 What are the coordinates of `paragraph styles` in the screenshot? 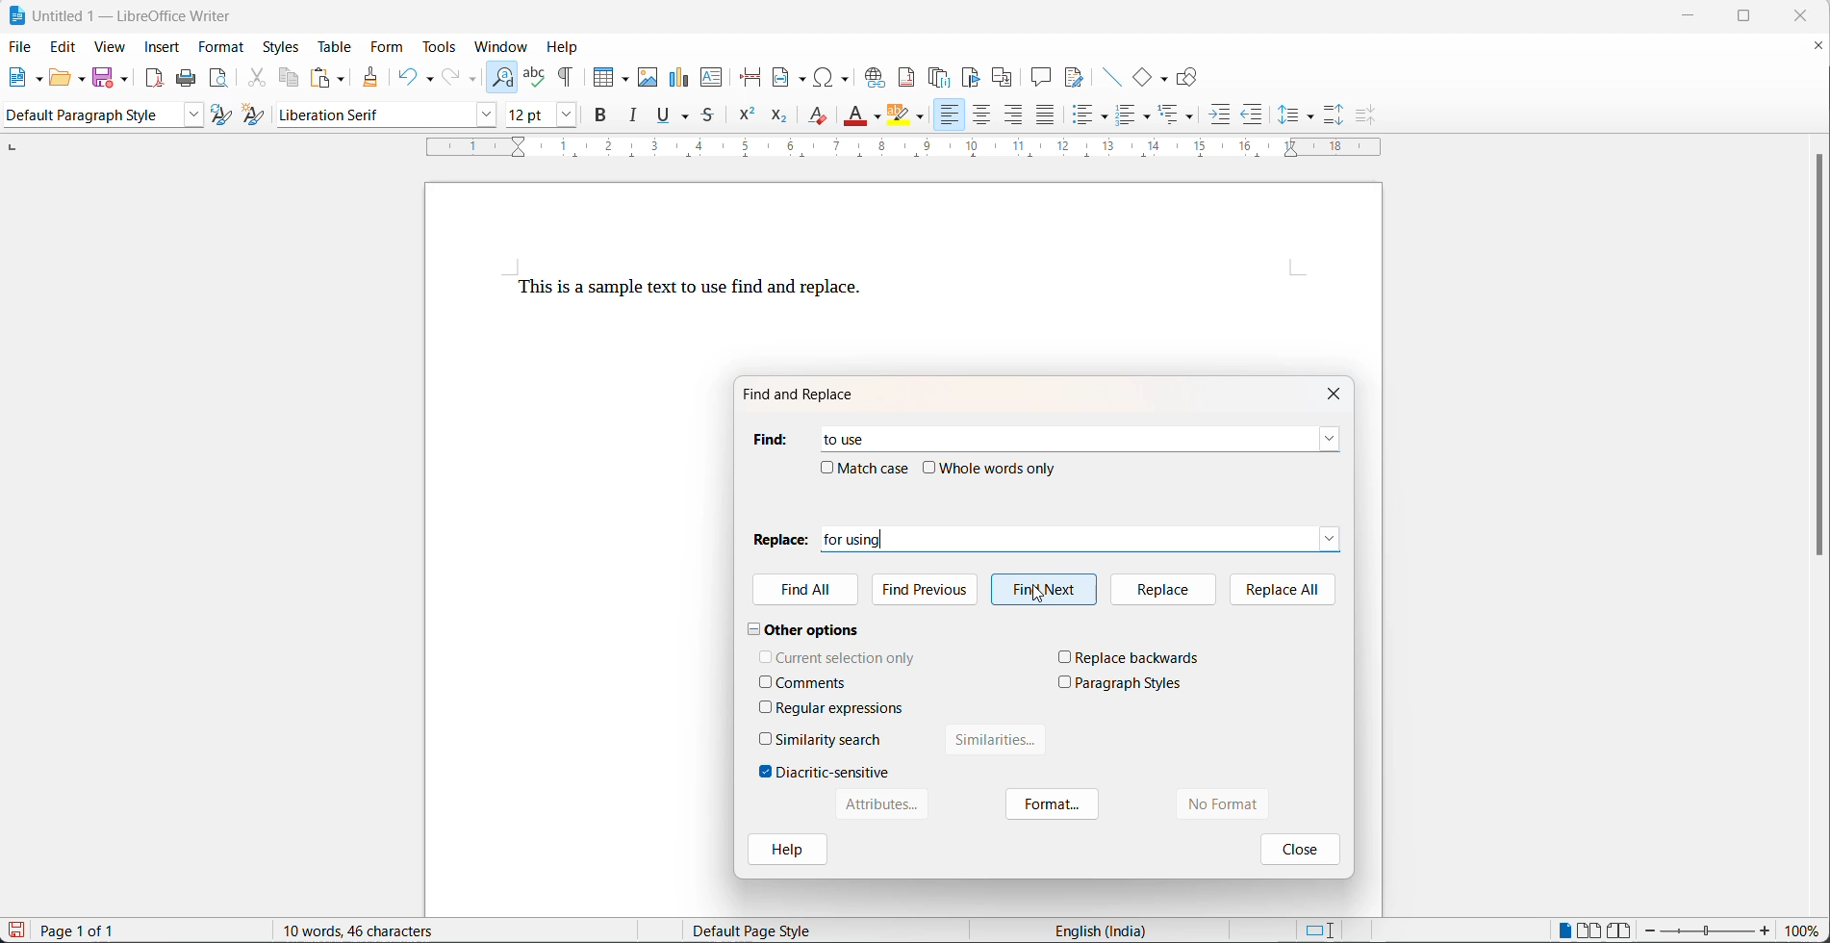 It's located at (1130, 683).